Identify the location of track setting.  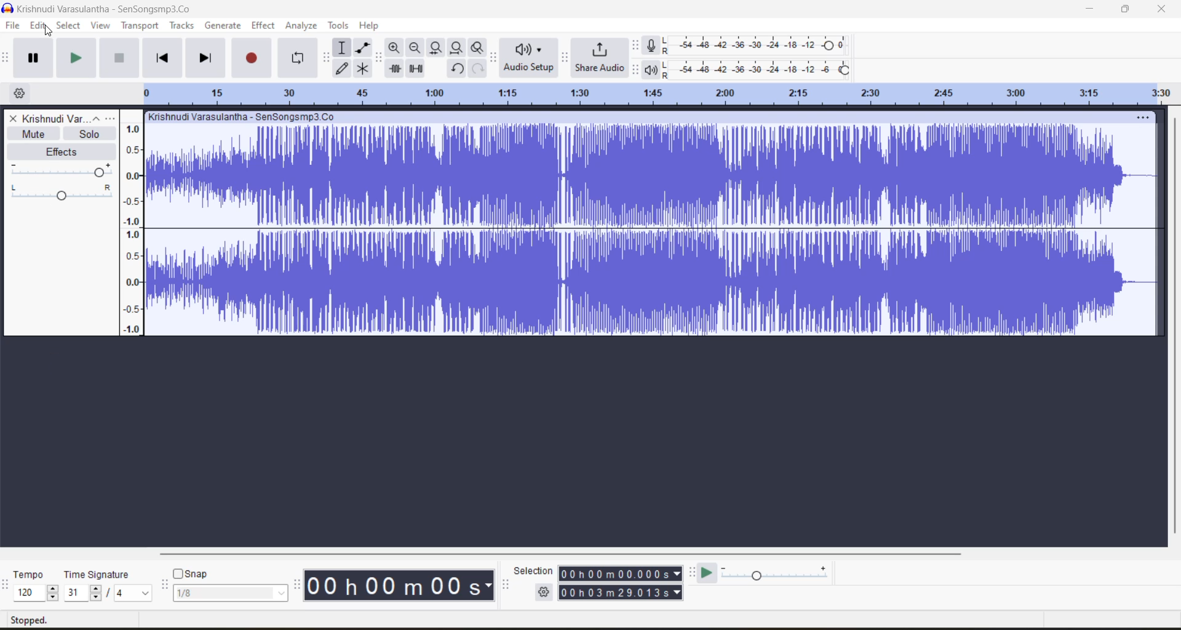
(1143, 118).